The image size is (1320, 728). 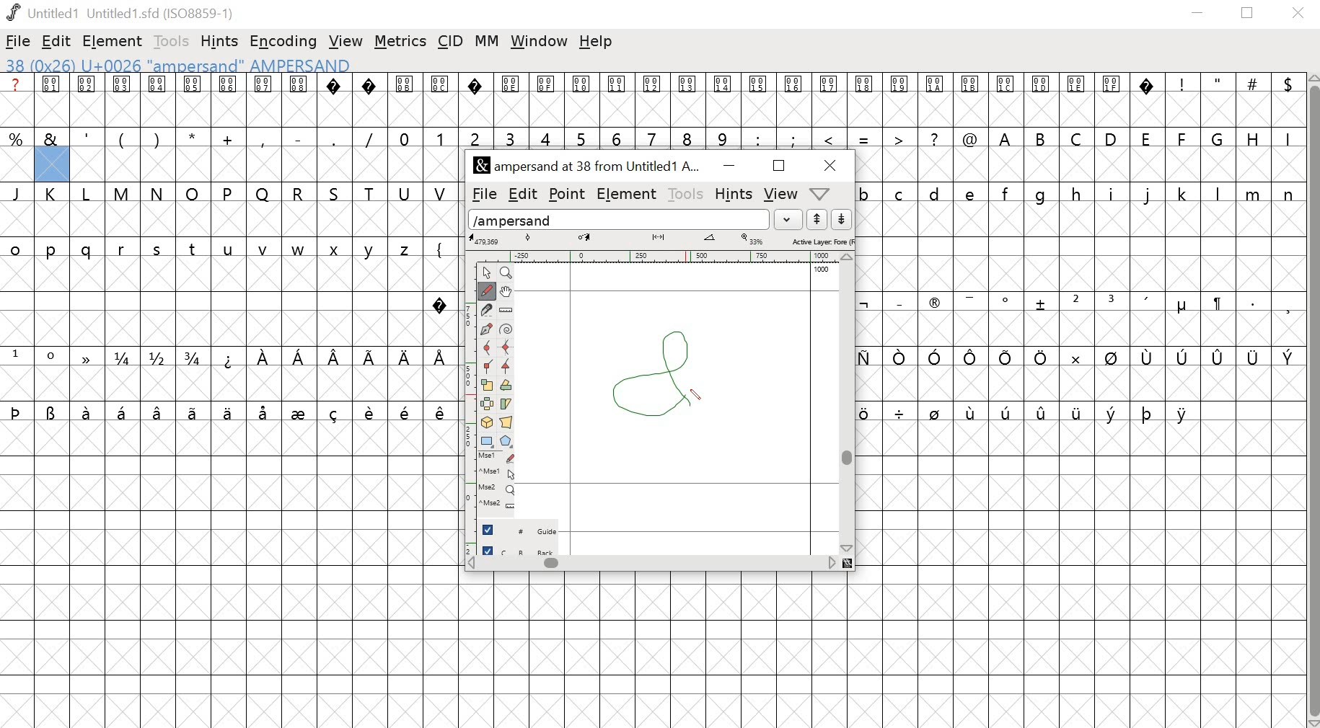 What do you see at coordinates (17, 355) in the screenshot?
I see `1` at bounding box center [17, 355].